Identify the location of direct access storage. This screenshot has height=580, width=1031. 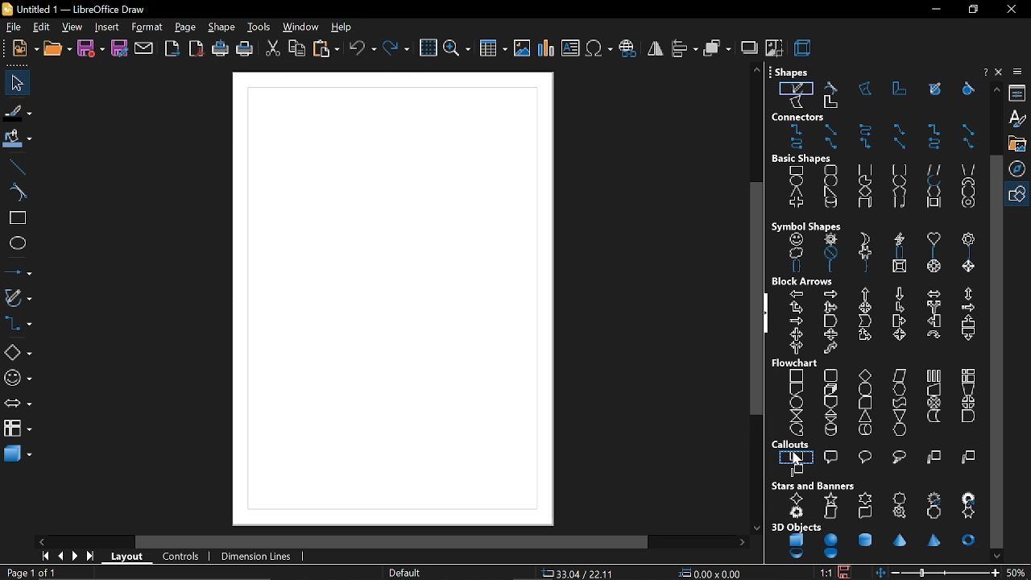
(864, 430).